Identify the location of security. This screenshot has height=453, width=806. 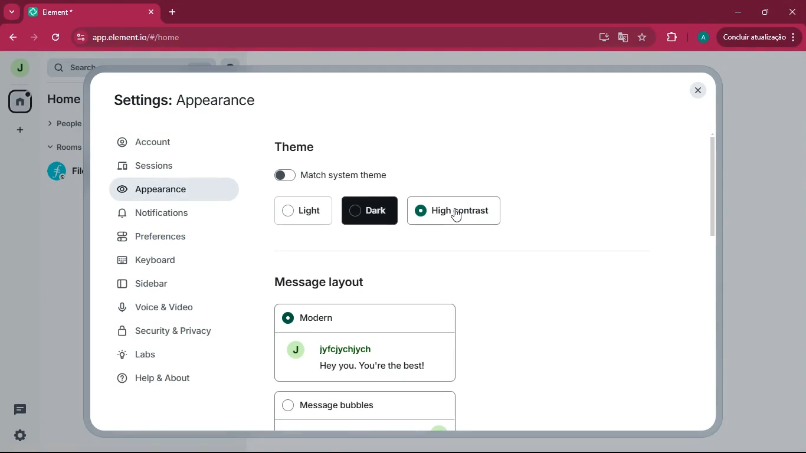
(178, 331).